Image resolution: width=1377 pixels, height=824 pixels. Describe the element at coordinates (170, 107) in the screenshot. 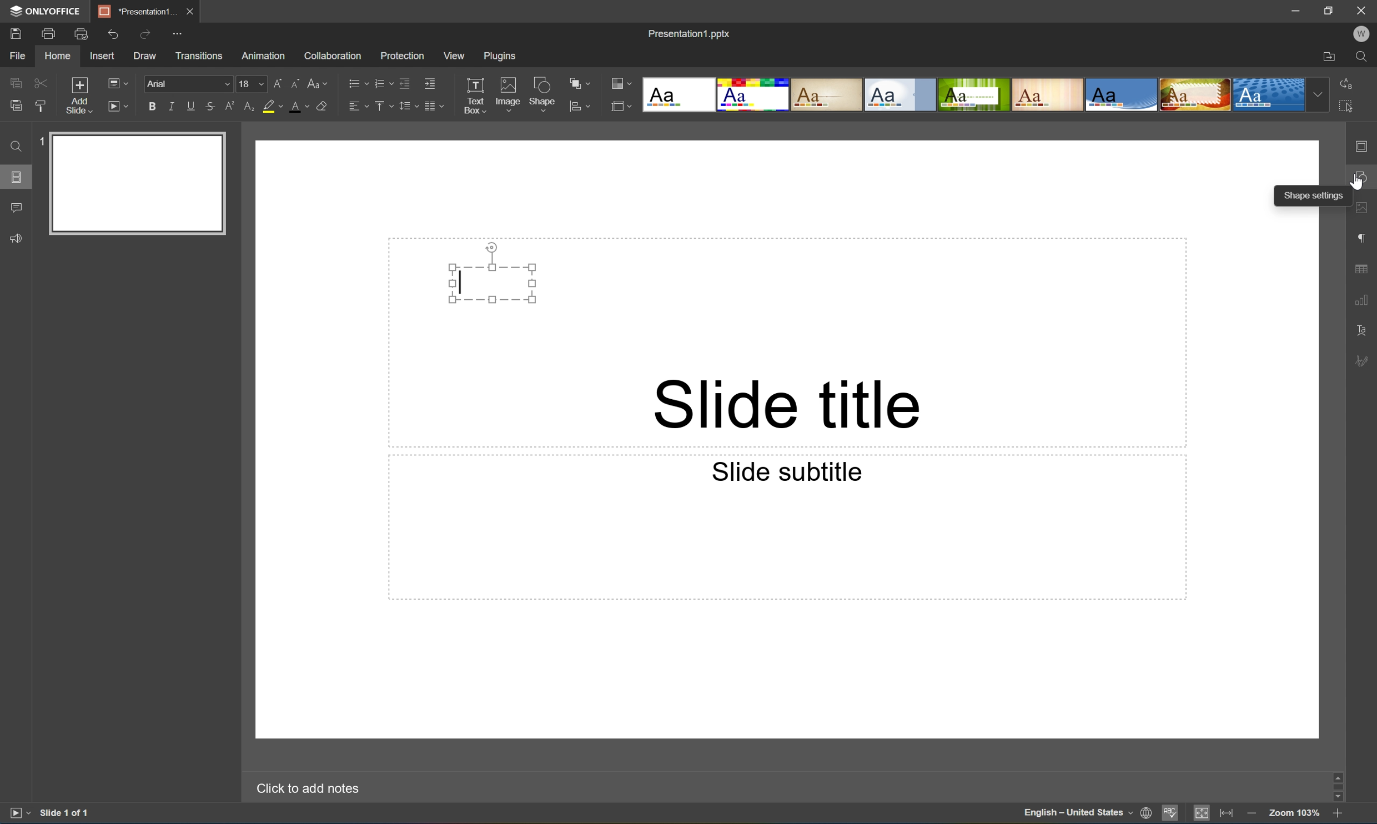

I see `Italic` at that location.